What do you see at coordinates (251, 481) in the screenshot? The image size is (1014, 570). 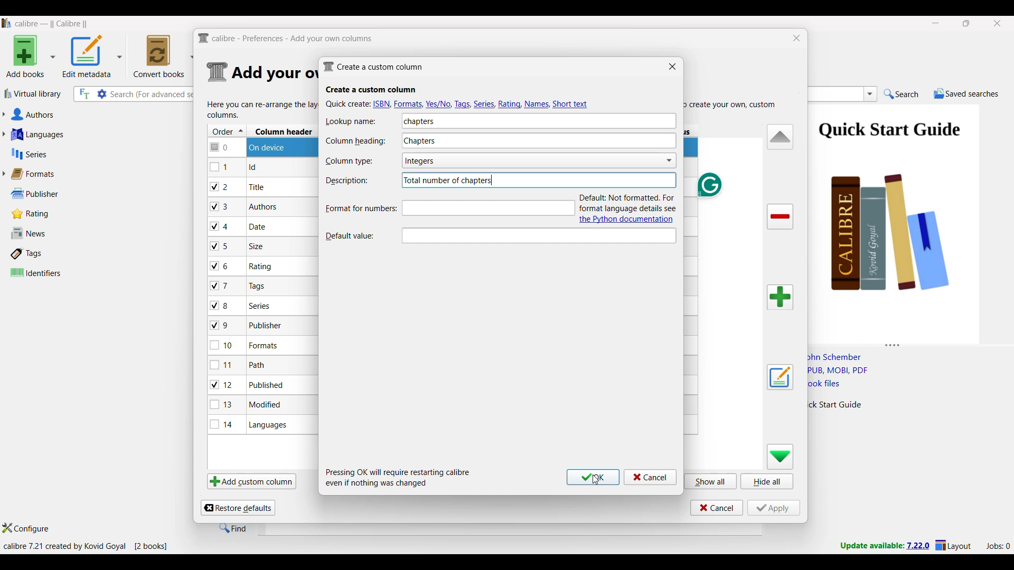 I see `Add custom column` at bounding box center [251, 481].